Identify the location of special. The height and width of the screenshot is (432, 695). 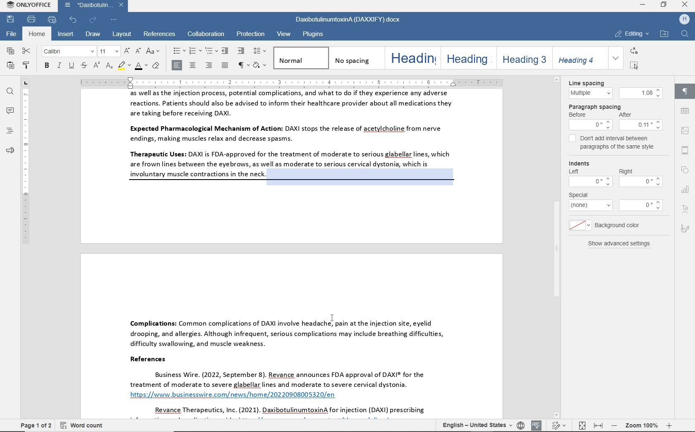
(616, 202).